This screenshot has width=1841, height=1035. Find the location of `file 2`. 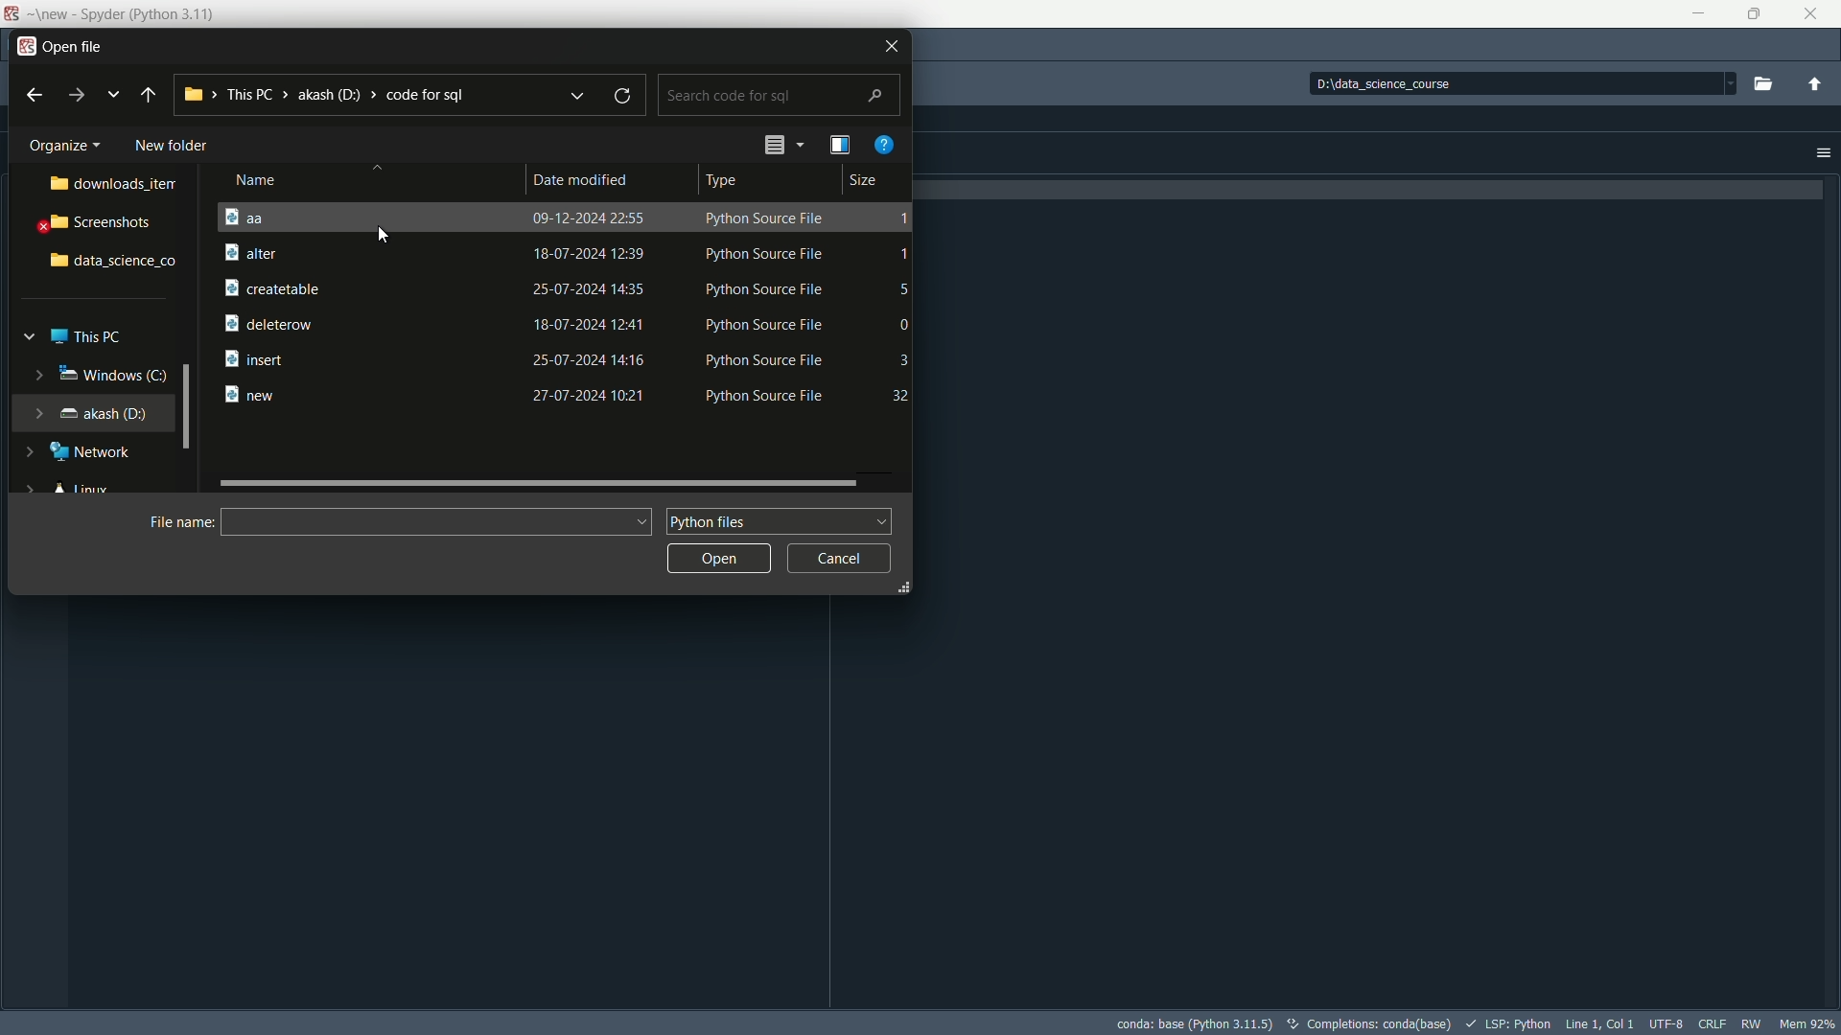

file 2 is located at coordinates (562, 253).